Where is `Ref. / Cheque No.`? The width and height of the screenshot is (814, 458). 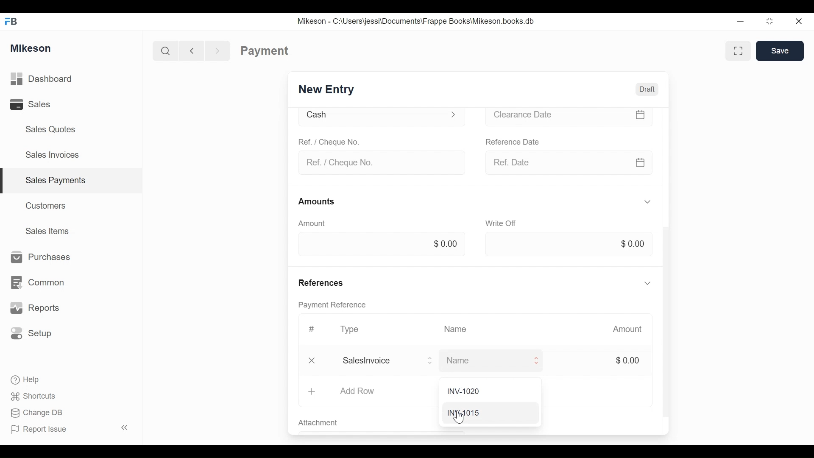 Ref. / Cheque No. is located at coordinates (379, 162).